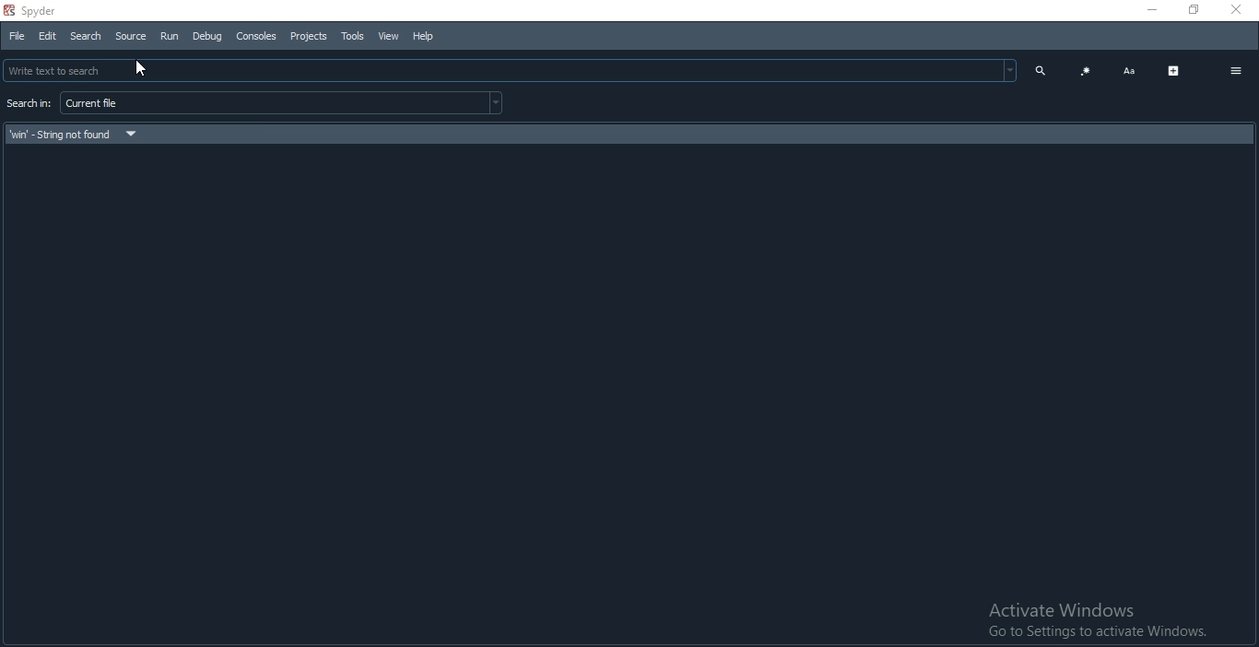  I want to click on Debug, so click(205, 36).